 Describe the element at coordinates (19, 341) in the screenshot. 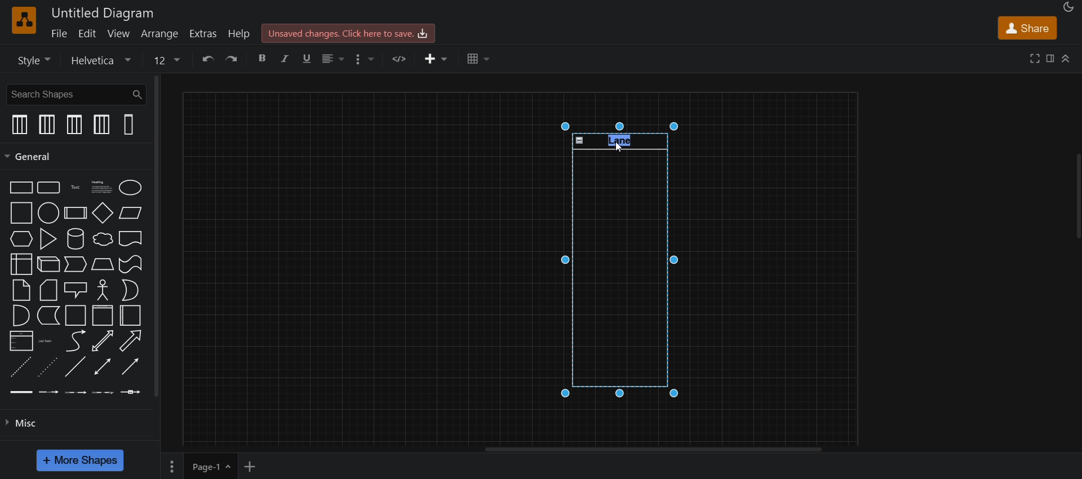

I see `list` at that location.